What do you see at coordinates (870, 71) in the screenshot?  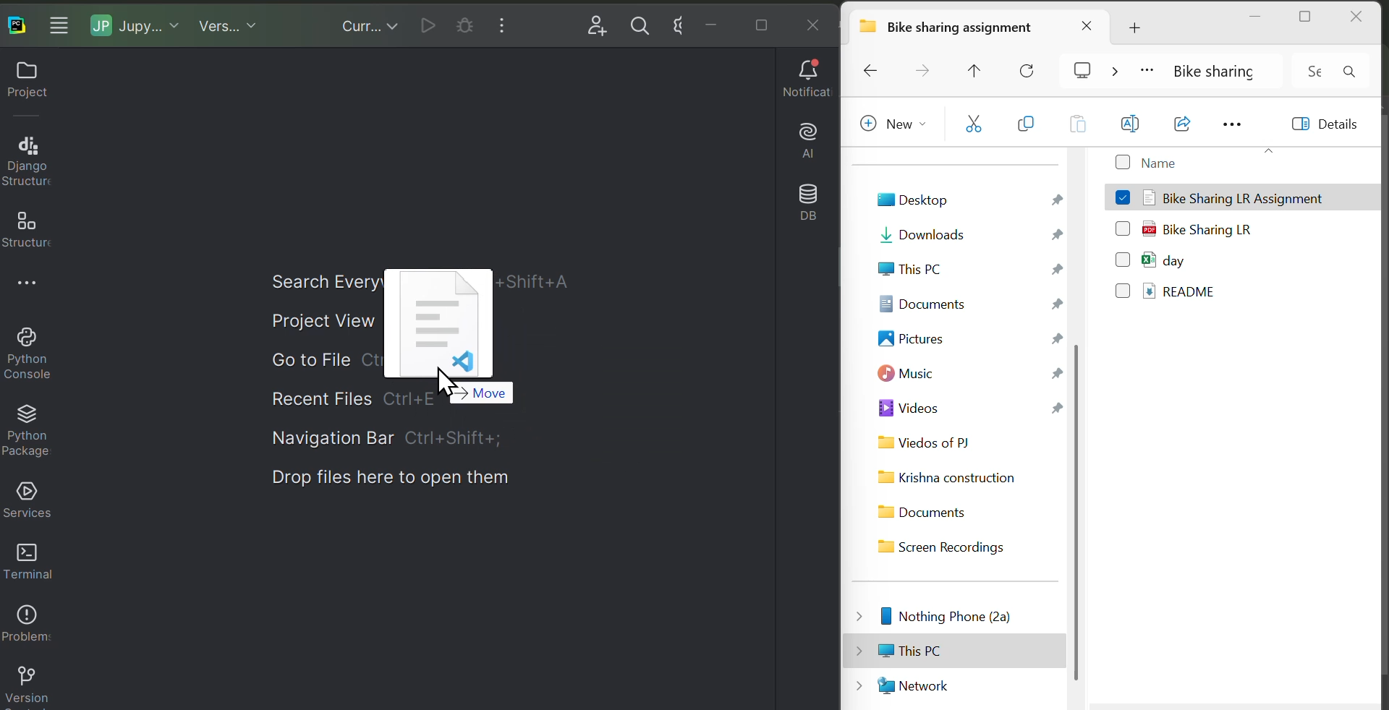 I see `Backward` at bounding box center [870, 71].